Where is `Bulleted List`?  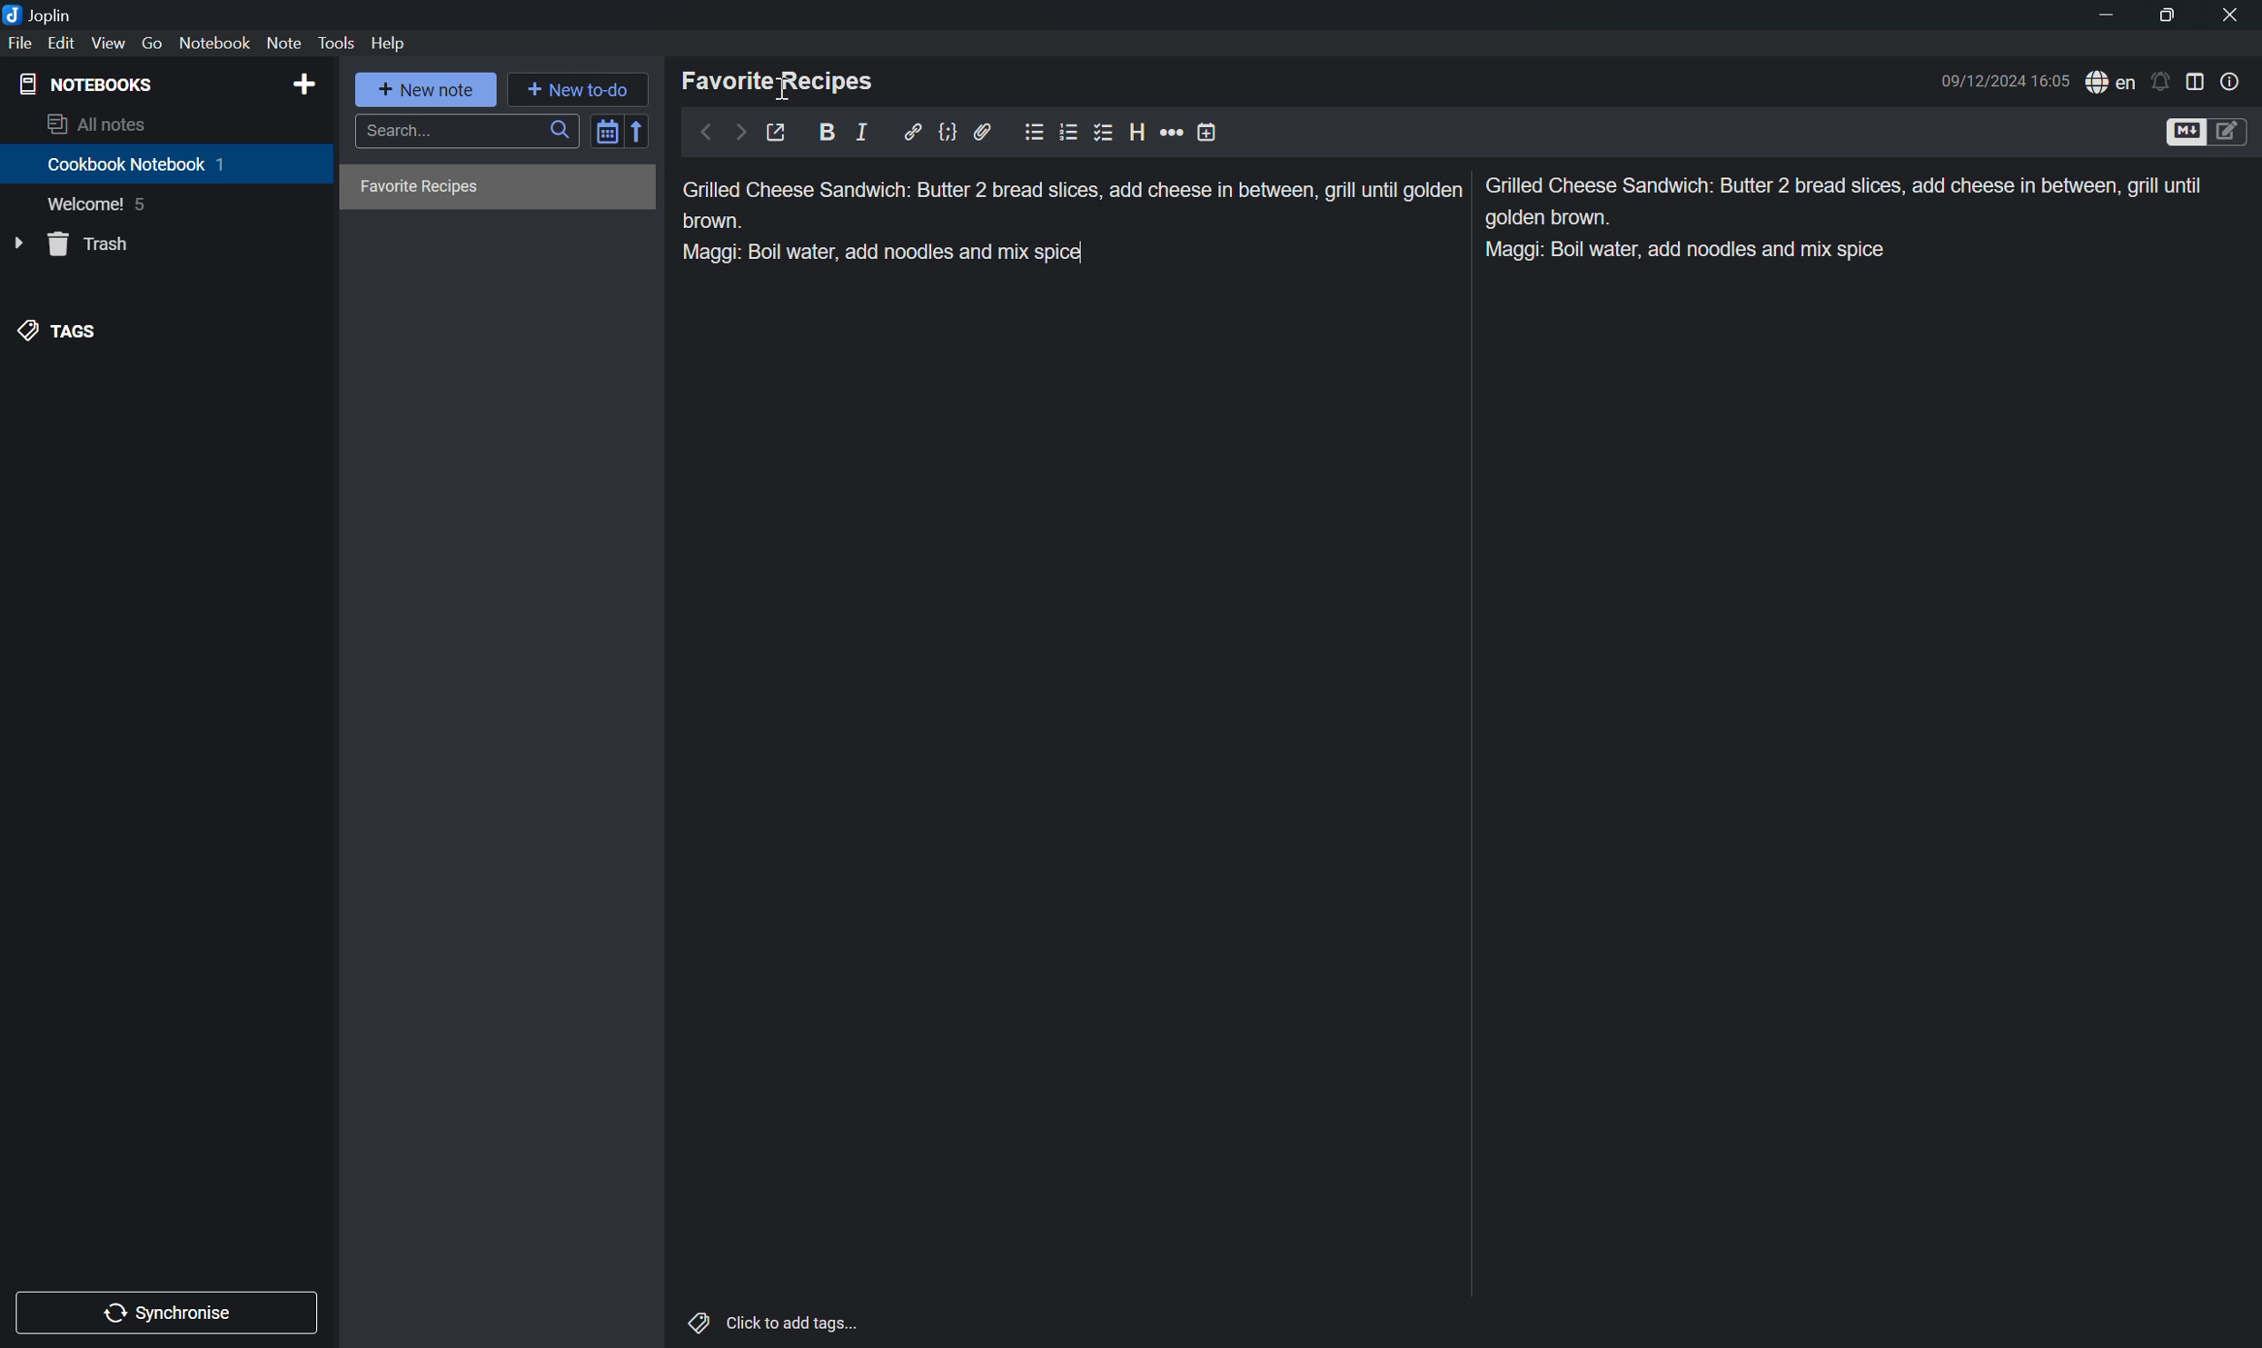
Bulleted List is located at coordinates (1031, 134).